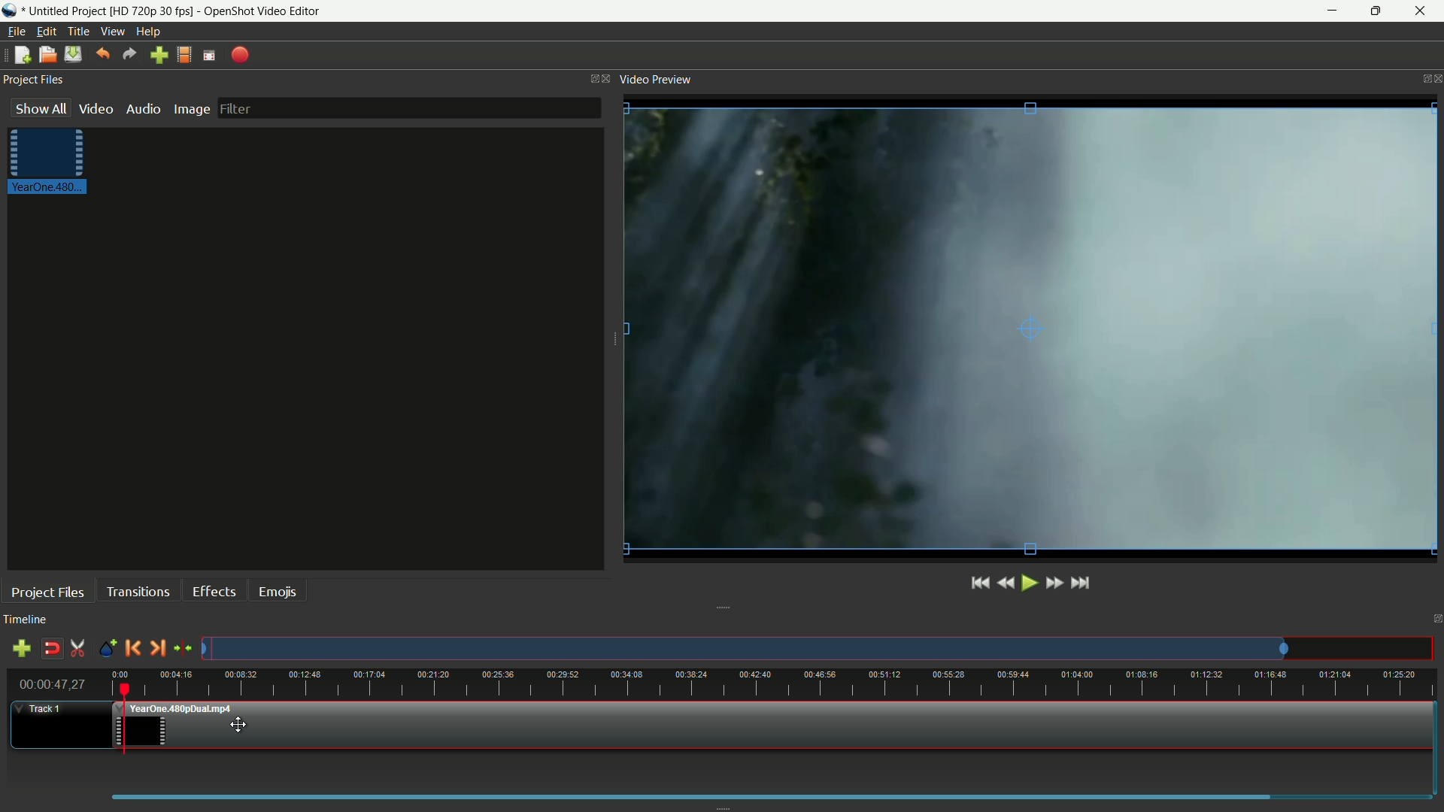  Describe the element at coordinates (281, 592) in the screenshot. I see `emojis` at that location.